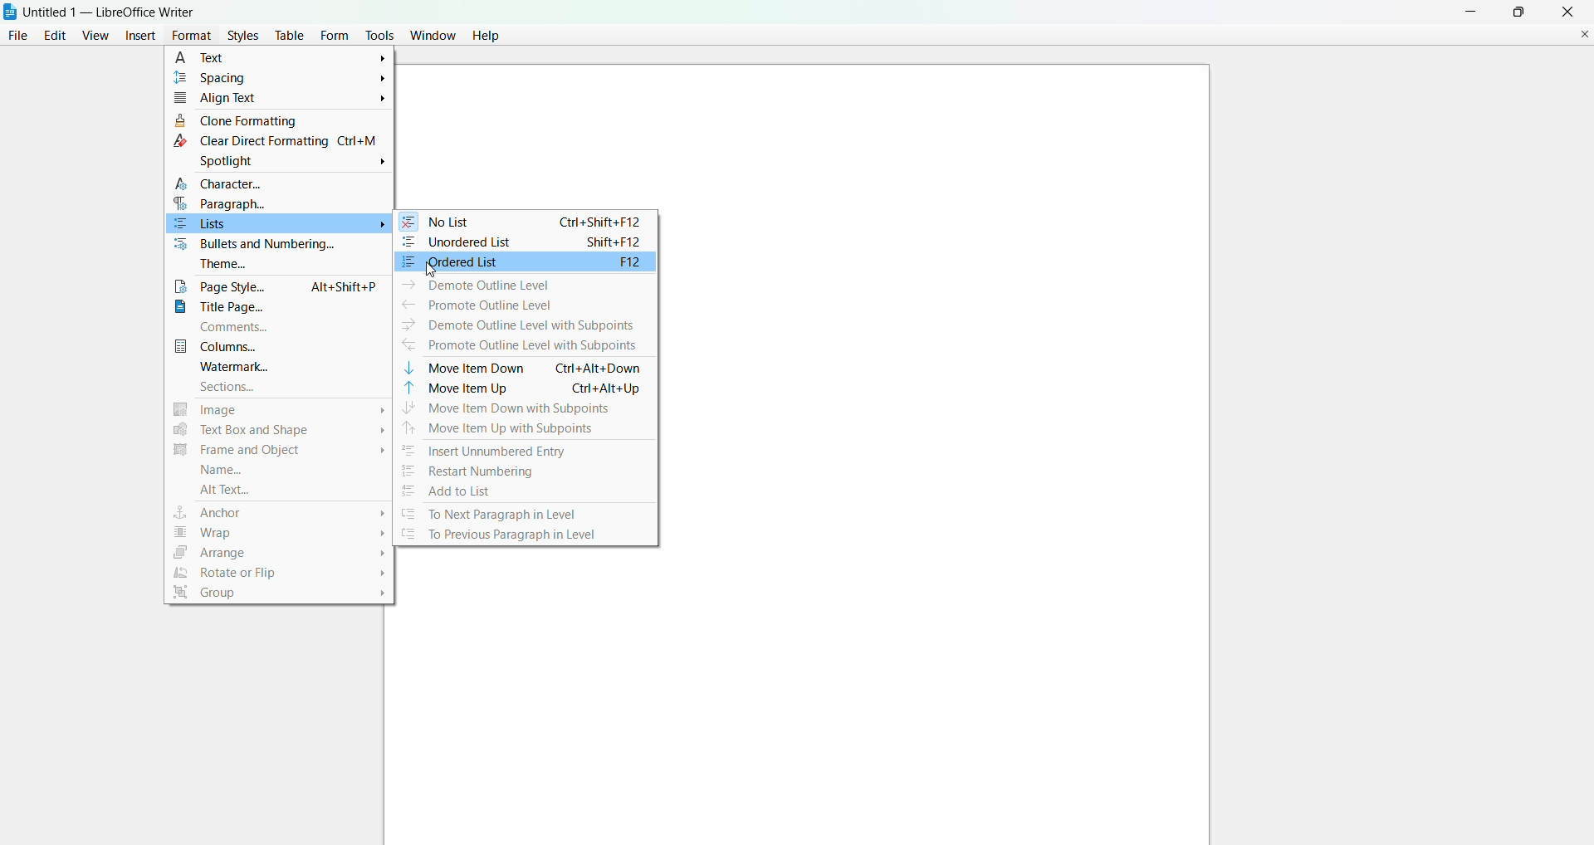 The width and height of the screenshot is (1594, 845). I want to click on spotlight, so click(288, 163).